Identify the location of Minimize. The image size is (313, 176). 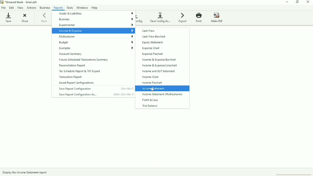
(288, 2).